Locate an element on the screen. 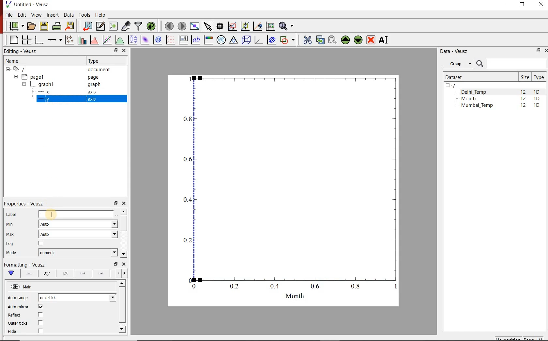  12 is located at coordinates (523, 99).